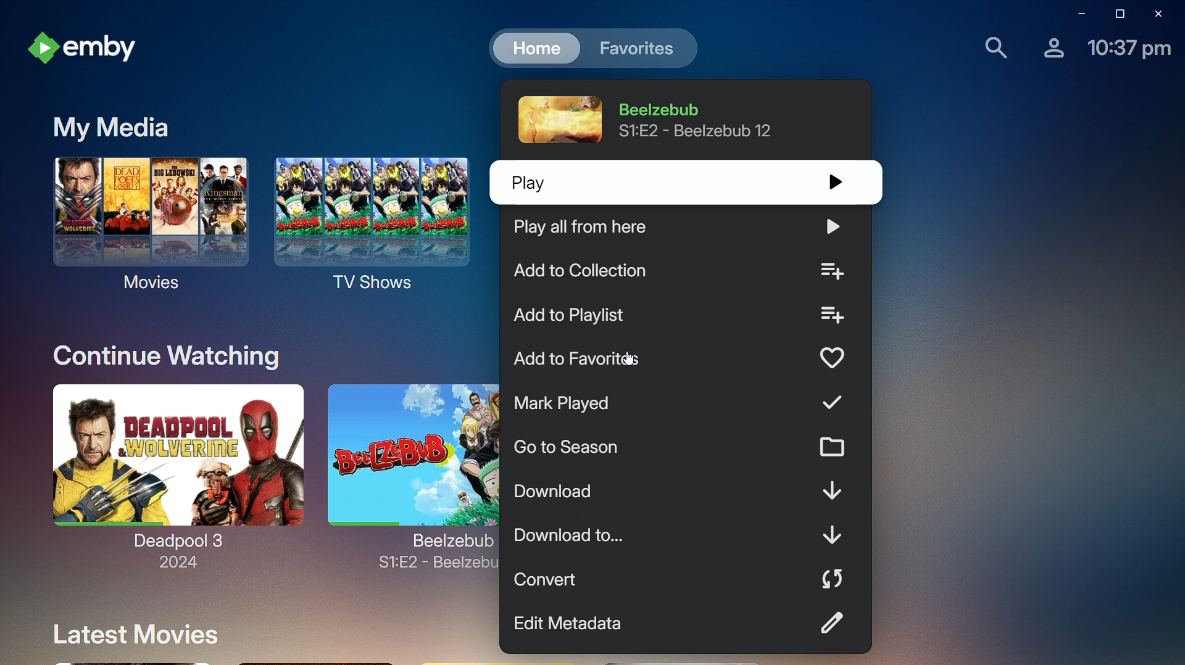 Image resolution: width=1185 pixels, height=665 pixels. Describe the element at coordinates (1080, 14) in the screenshot. I see `Minimize` at that location.